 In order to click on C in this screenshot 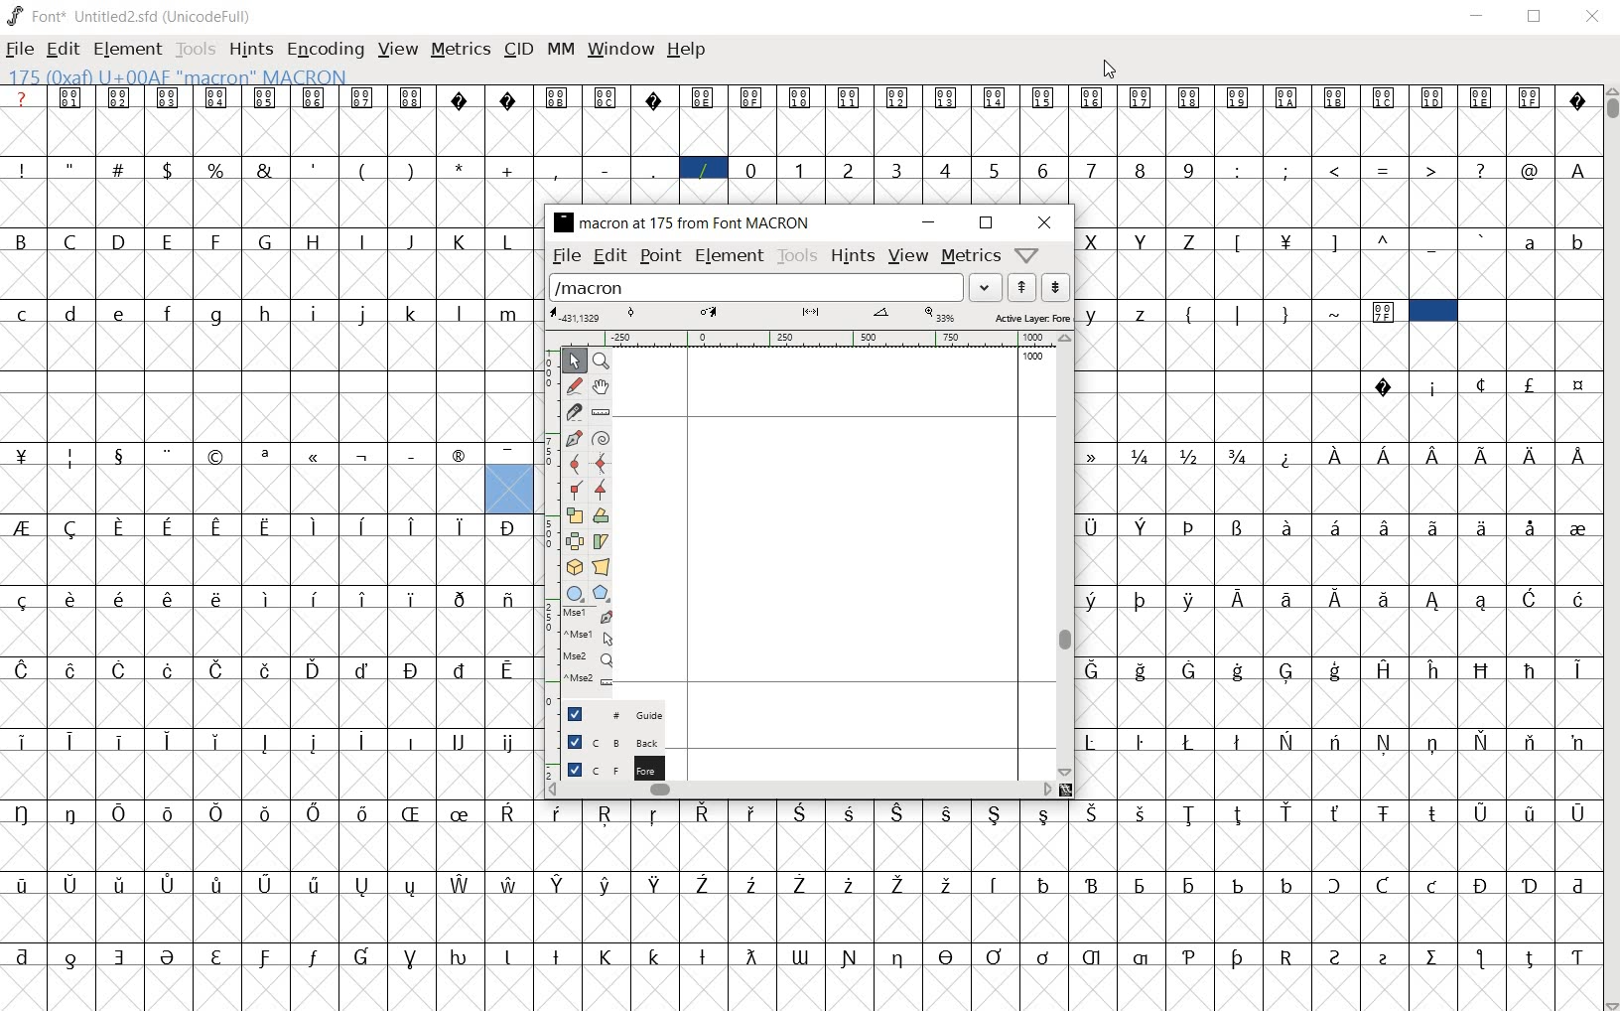, I will do `click(74, 242)`.